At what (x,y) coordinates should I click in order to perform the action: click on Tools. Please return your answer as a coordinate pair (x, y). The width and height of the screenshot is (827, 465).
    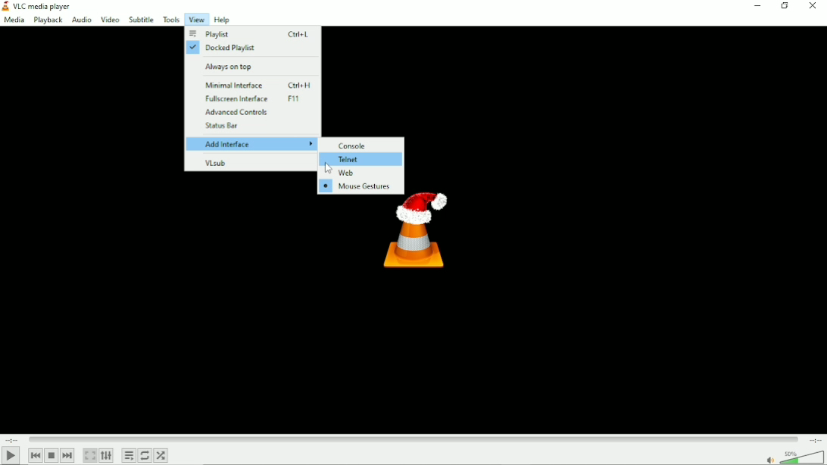
    Looking at the image, I should click on (171, 20).